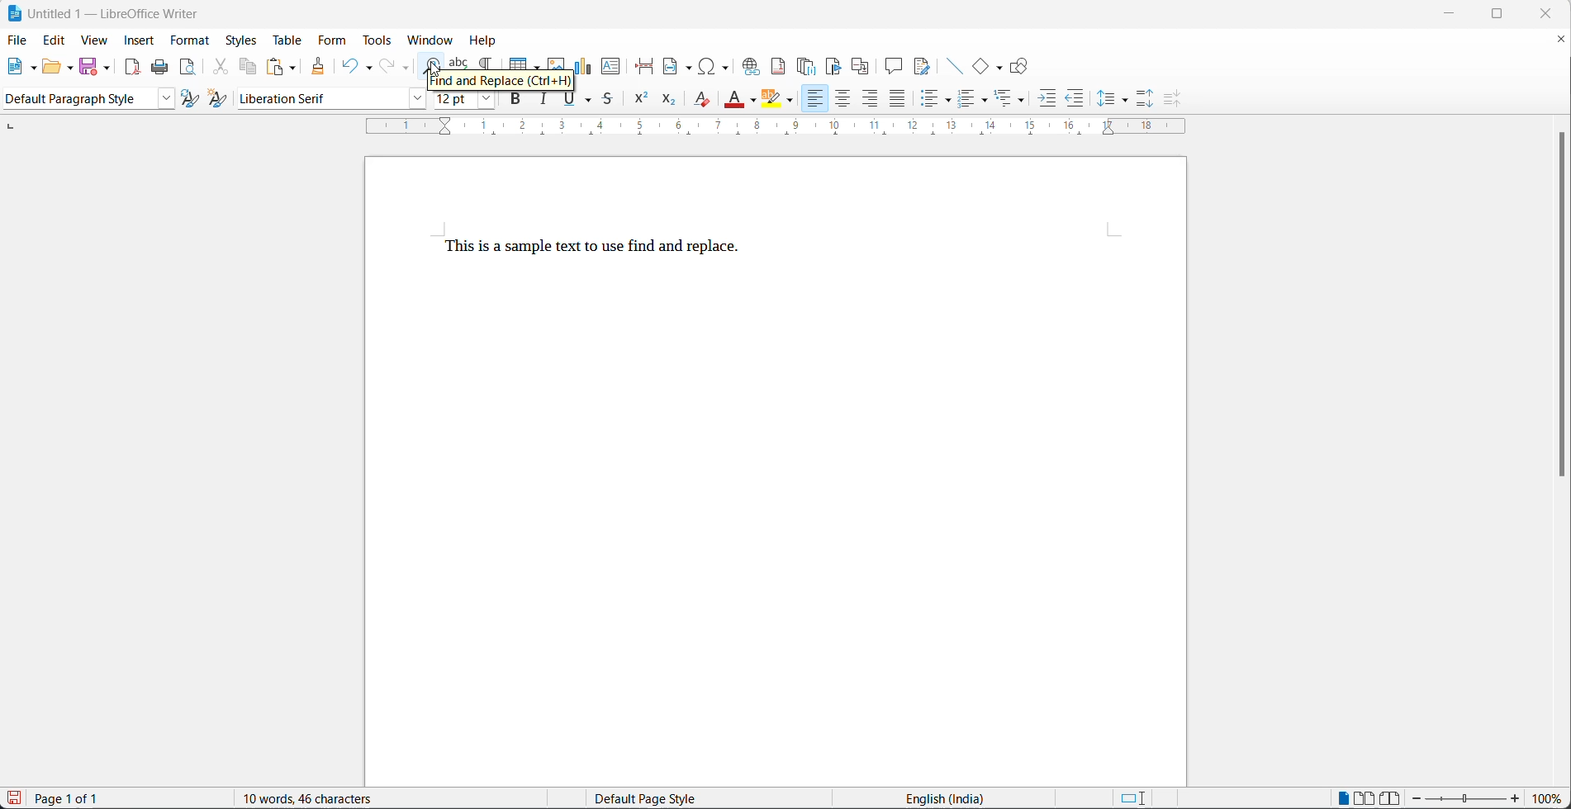 This screenshot has height=809, width=1571. What do you see at coordinates (1550, 798) in the screenshot?
I see `zoom percentage` at bounding box center [1550, 798].